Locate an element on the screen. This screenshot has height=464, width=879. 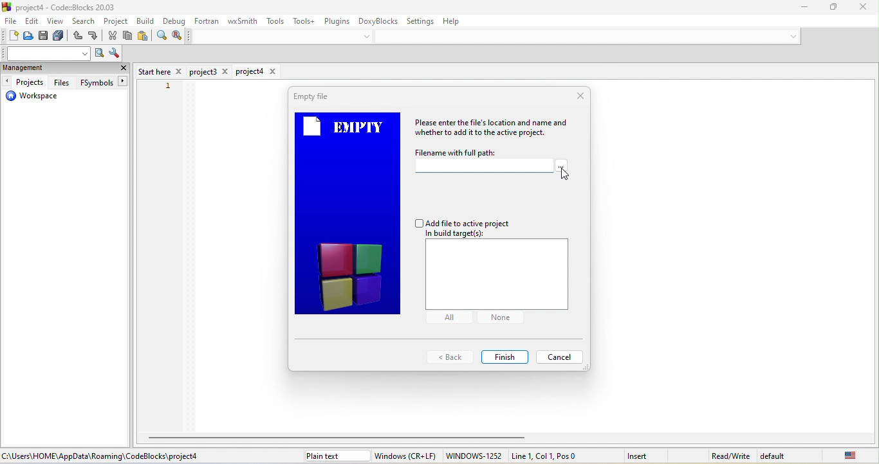
files is located at coordinates (62, 82).